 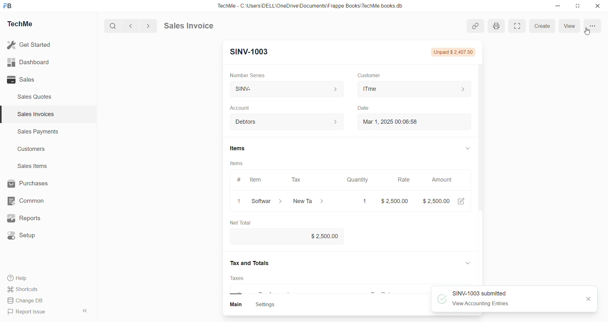 What do you see at coordinates (545, 25) in the screenshot?
I see `more option` at bounding box center [545, 25].